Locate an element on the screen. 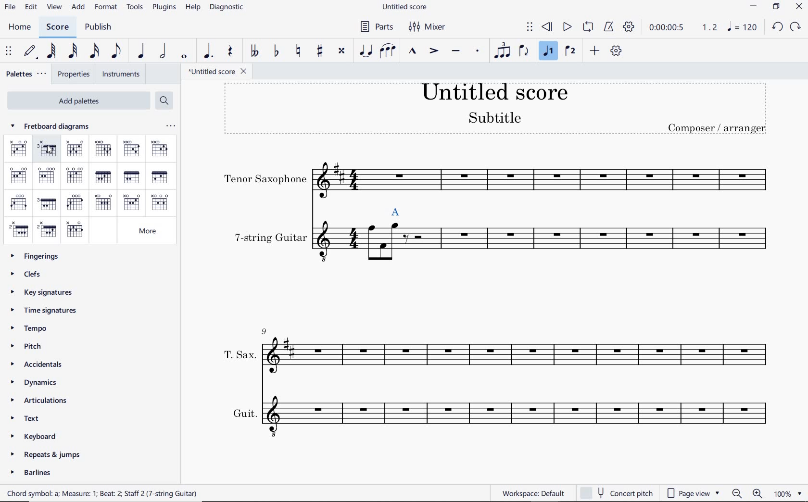 The width and height of the screenshot is (808, 502). AM is located at coordinates (132, 204).